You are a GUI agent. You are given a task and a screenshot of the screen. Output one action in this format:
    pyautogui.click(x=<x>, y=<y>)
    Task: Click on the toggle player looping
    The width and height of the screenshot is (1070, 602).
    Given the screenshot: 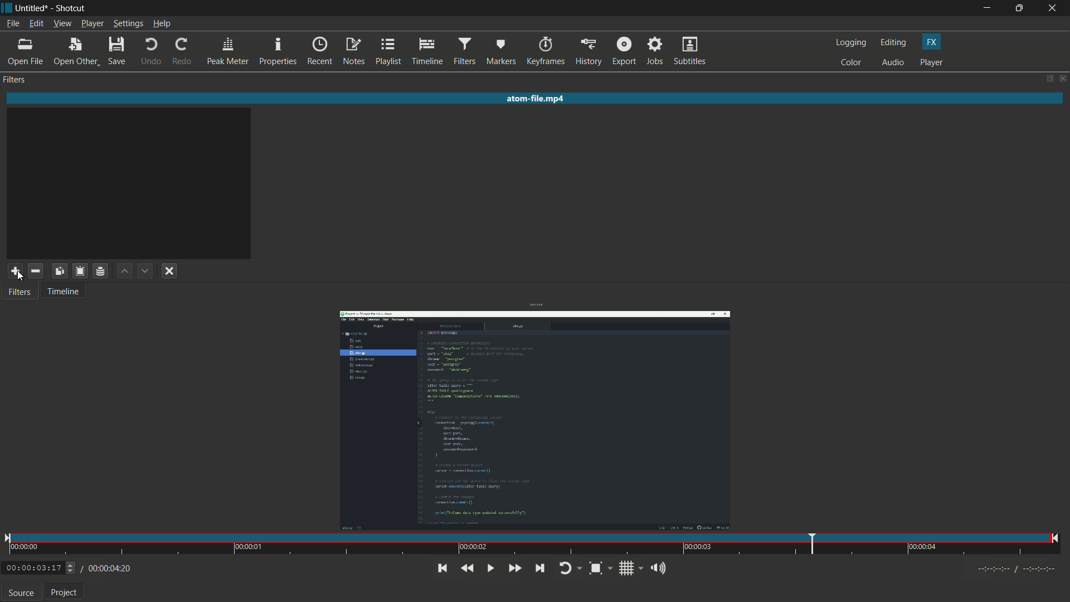 What is the action you would take?
    pyautogui.click(x=570, y=569)
    